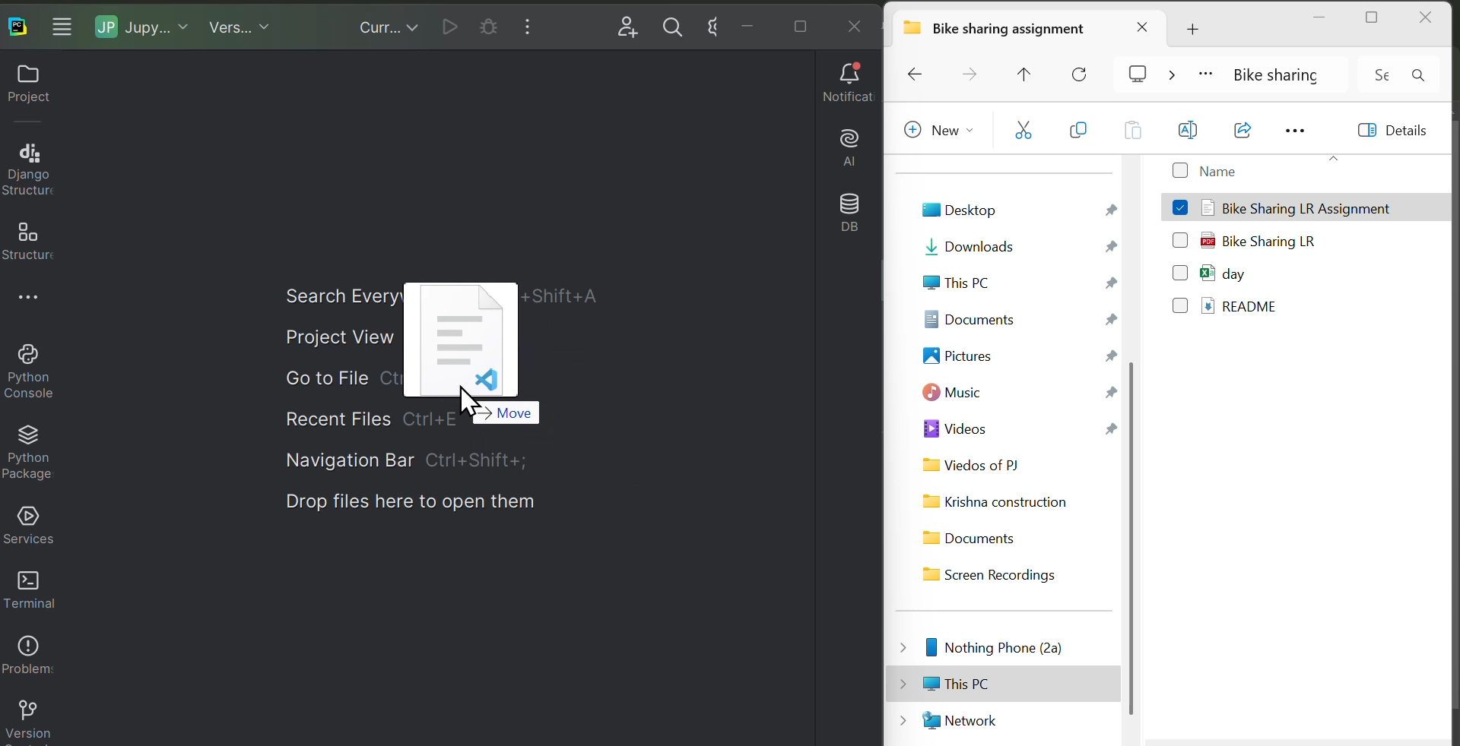 The height and width of the screenshot is (746, 1460). I want to click on Bike sharing, so click(1274, 74).